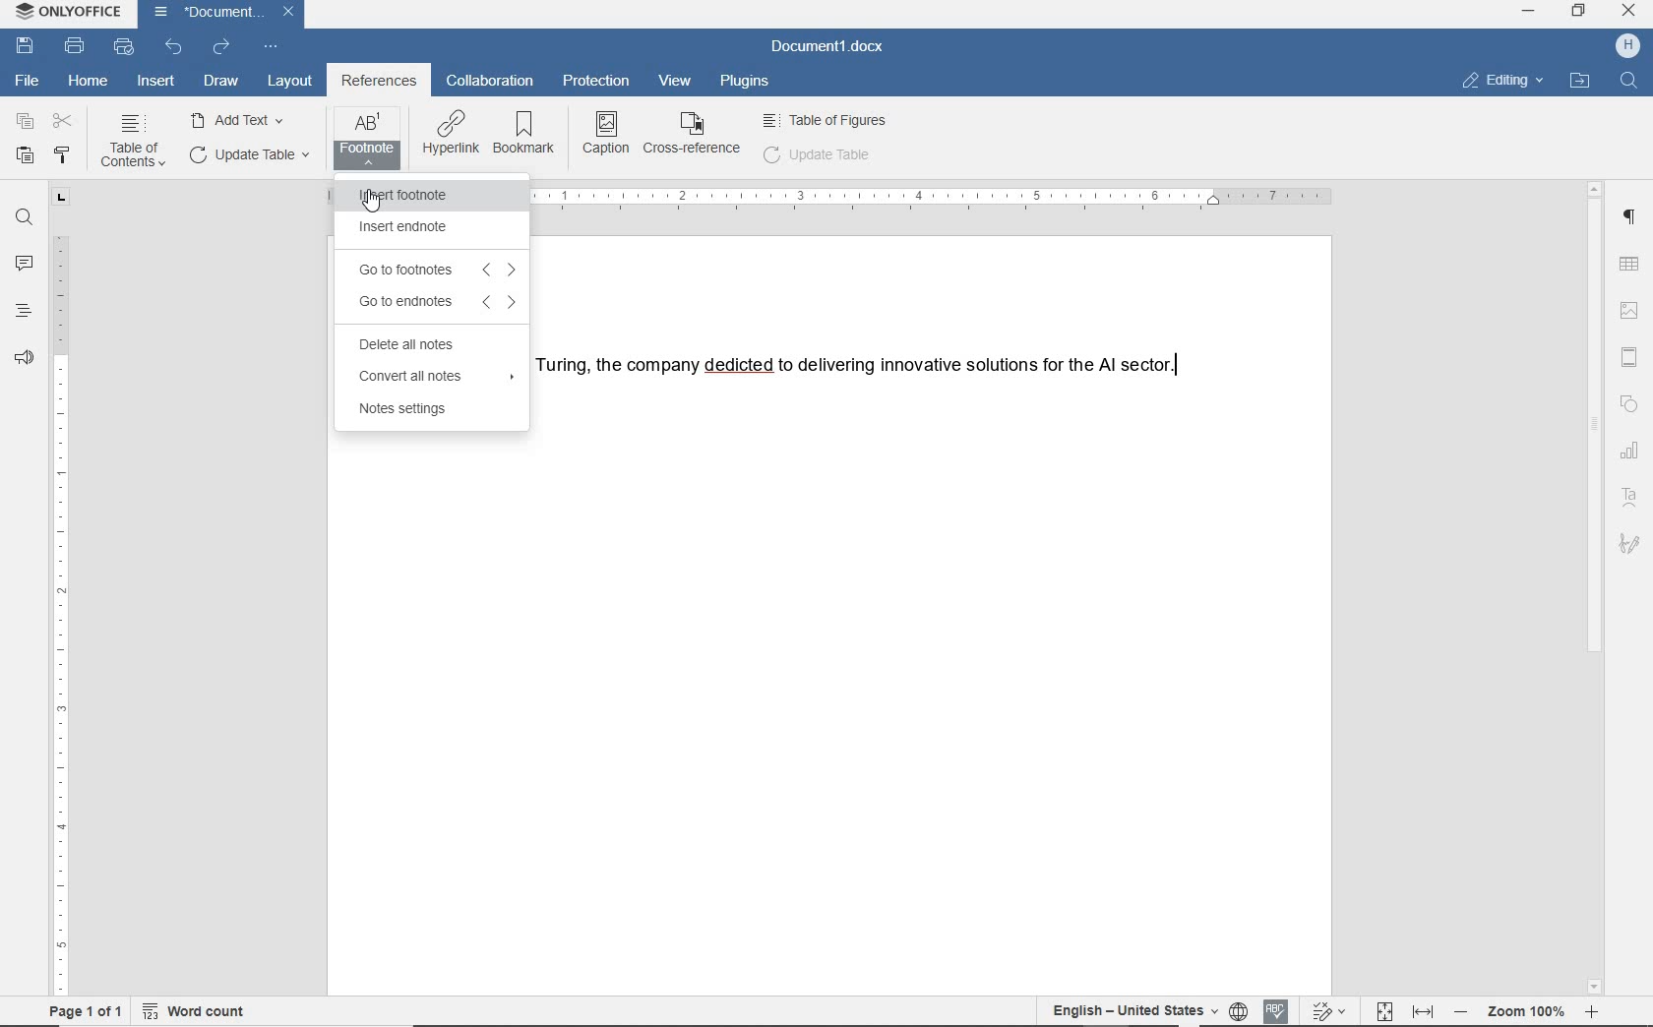  What do you see at coordinates (412, 195) in the screenshot?
I see `insert footnote` at bounding box center [412, 195].